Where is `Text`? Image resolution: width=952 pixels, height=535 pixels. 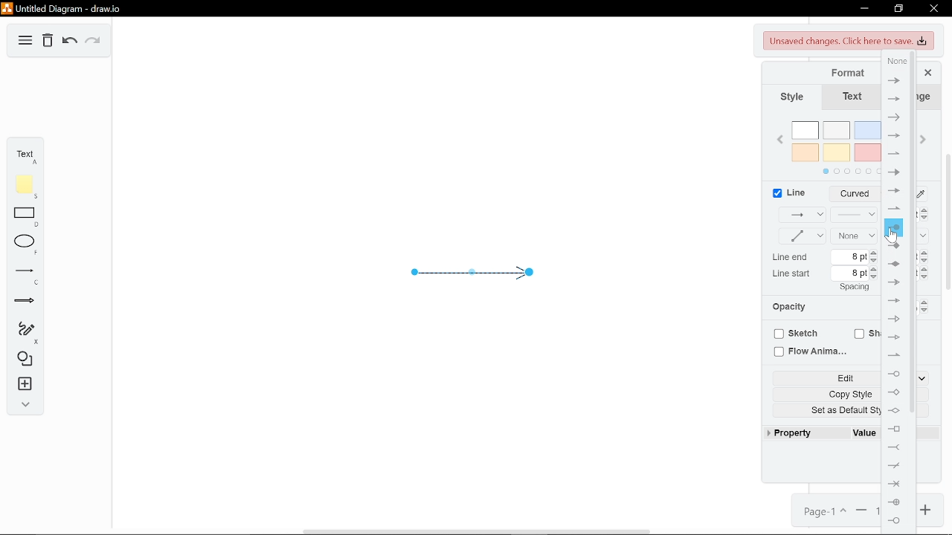
Text is located at coordinates (24, 155).